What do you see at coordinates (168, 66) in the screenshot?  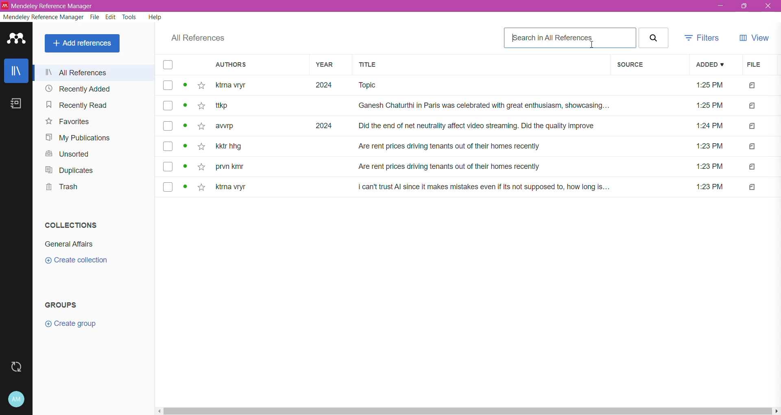 I see `select all` at bounding box center [168, 66].